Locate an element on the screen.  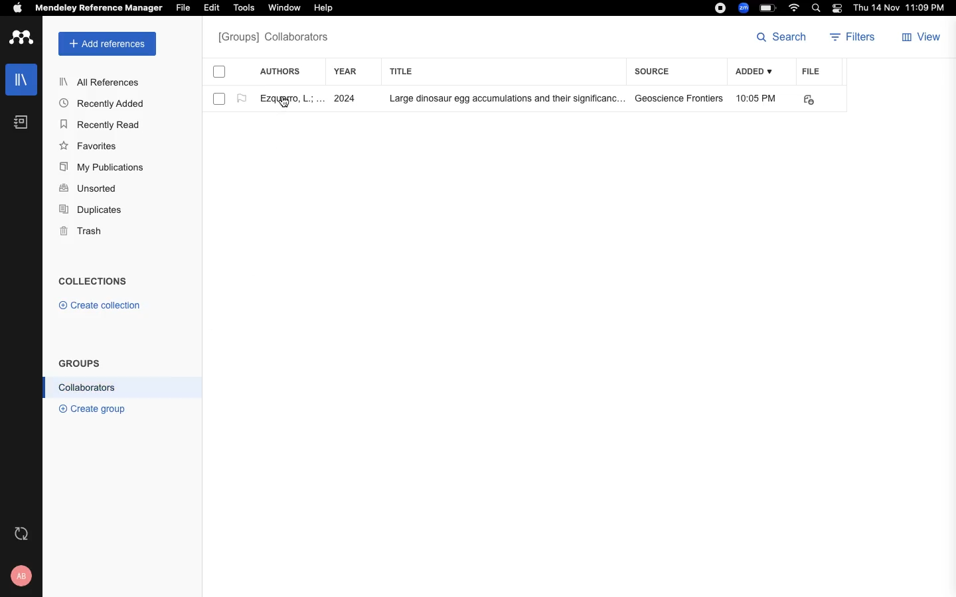
flag is located at coordinates (242, 99).